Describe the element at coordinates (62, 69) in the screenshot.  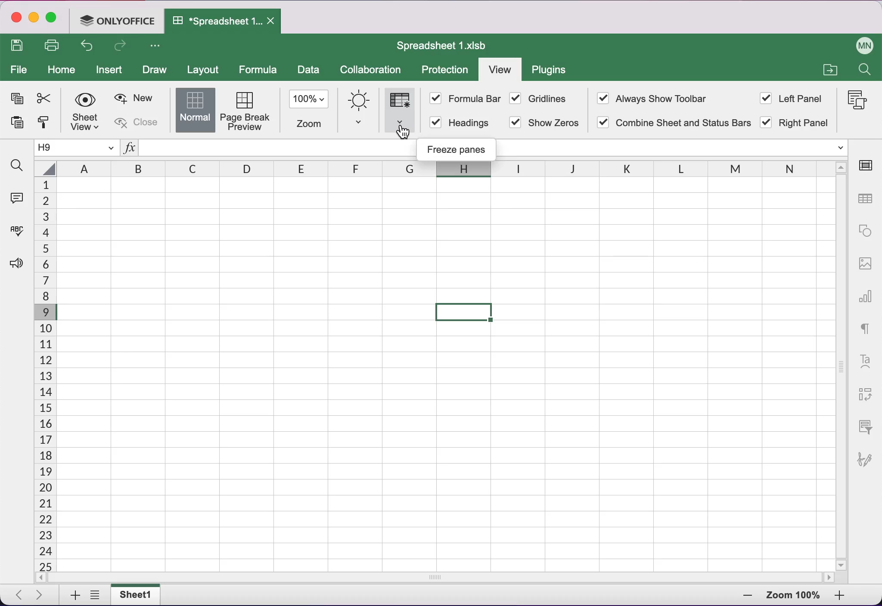
I see `home` at that location.